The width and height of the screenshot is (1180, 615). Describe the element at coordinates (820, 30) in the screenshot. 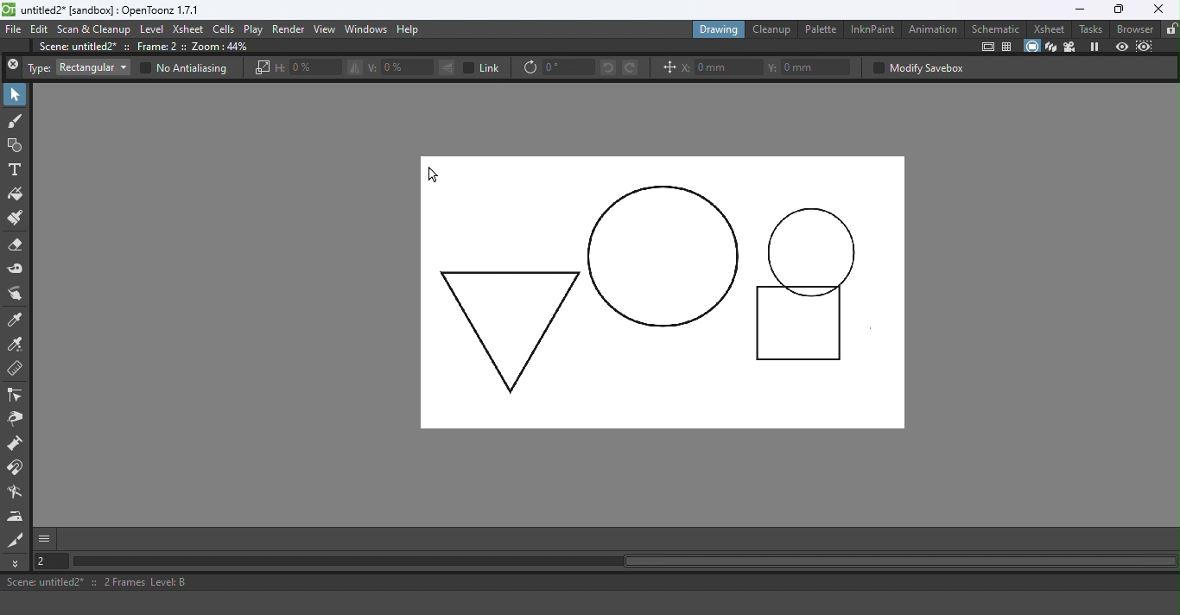

I see `Palette` at that location.